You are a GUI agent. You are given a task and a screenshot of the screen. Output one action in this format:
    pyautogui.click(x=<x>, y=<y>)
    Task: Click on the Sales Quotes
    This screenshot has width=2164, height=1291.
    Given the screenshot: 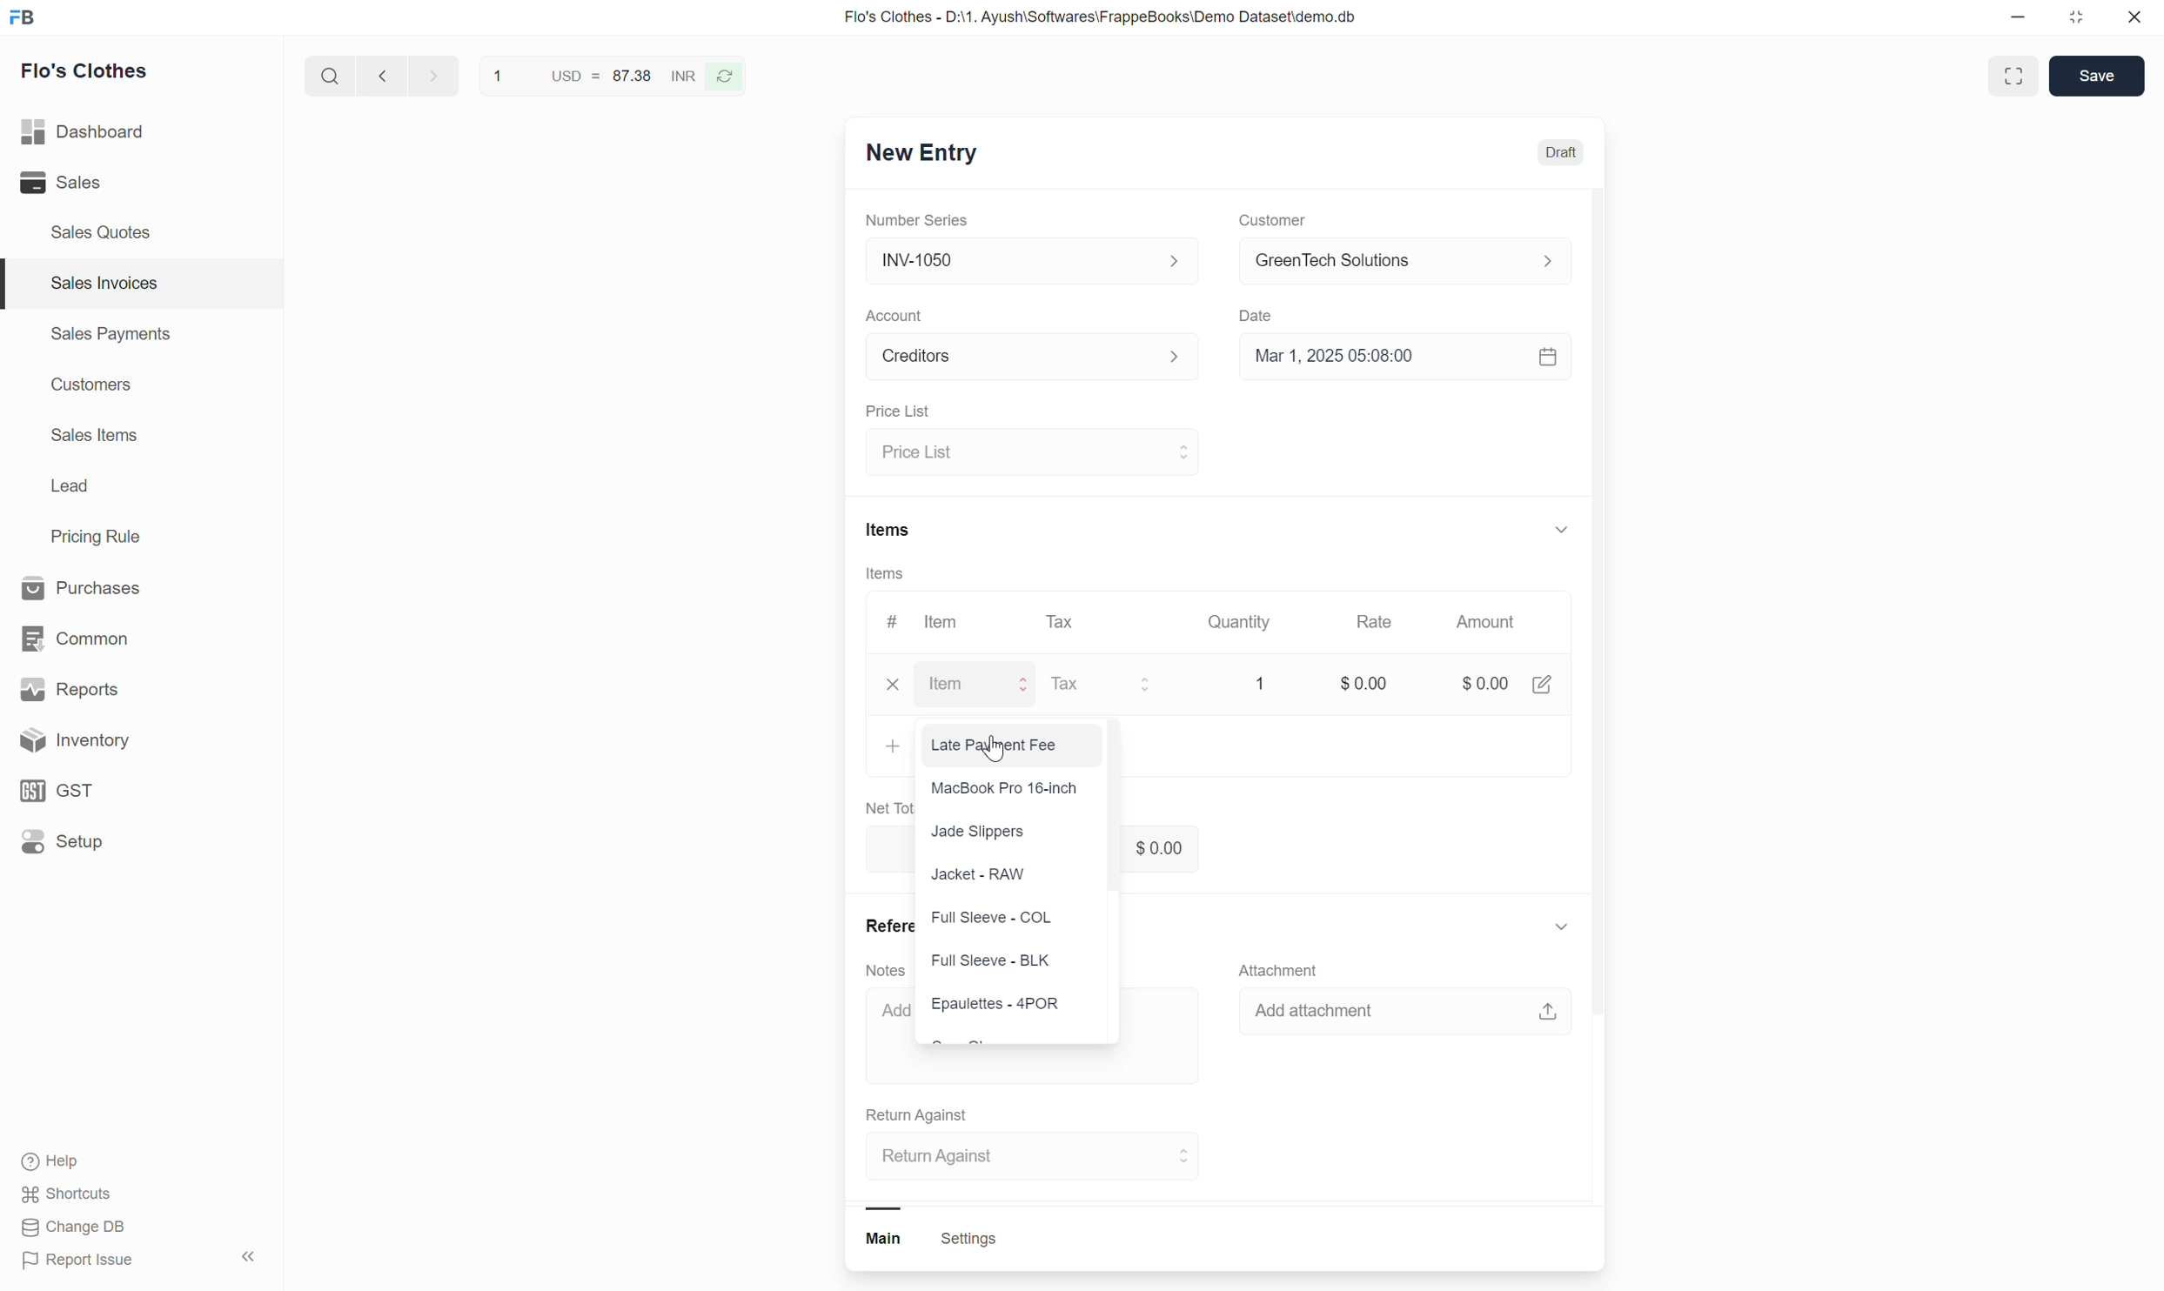 What is the action you would take?
    pyautogui.click(x=101, y=231)
    